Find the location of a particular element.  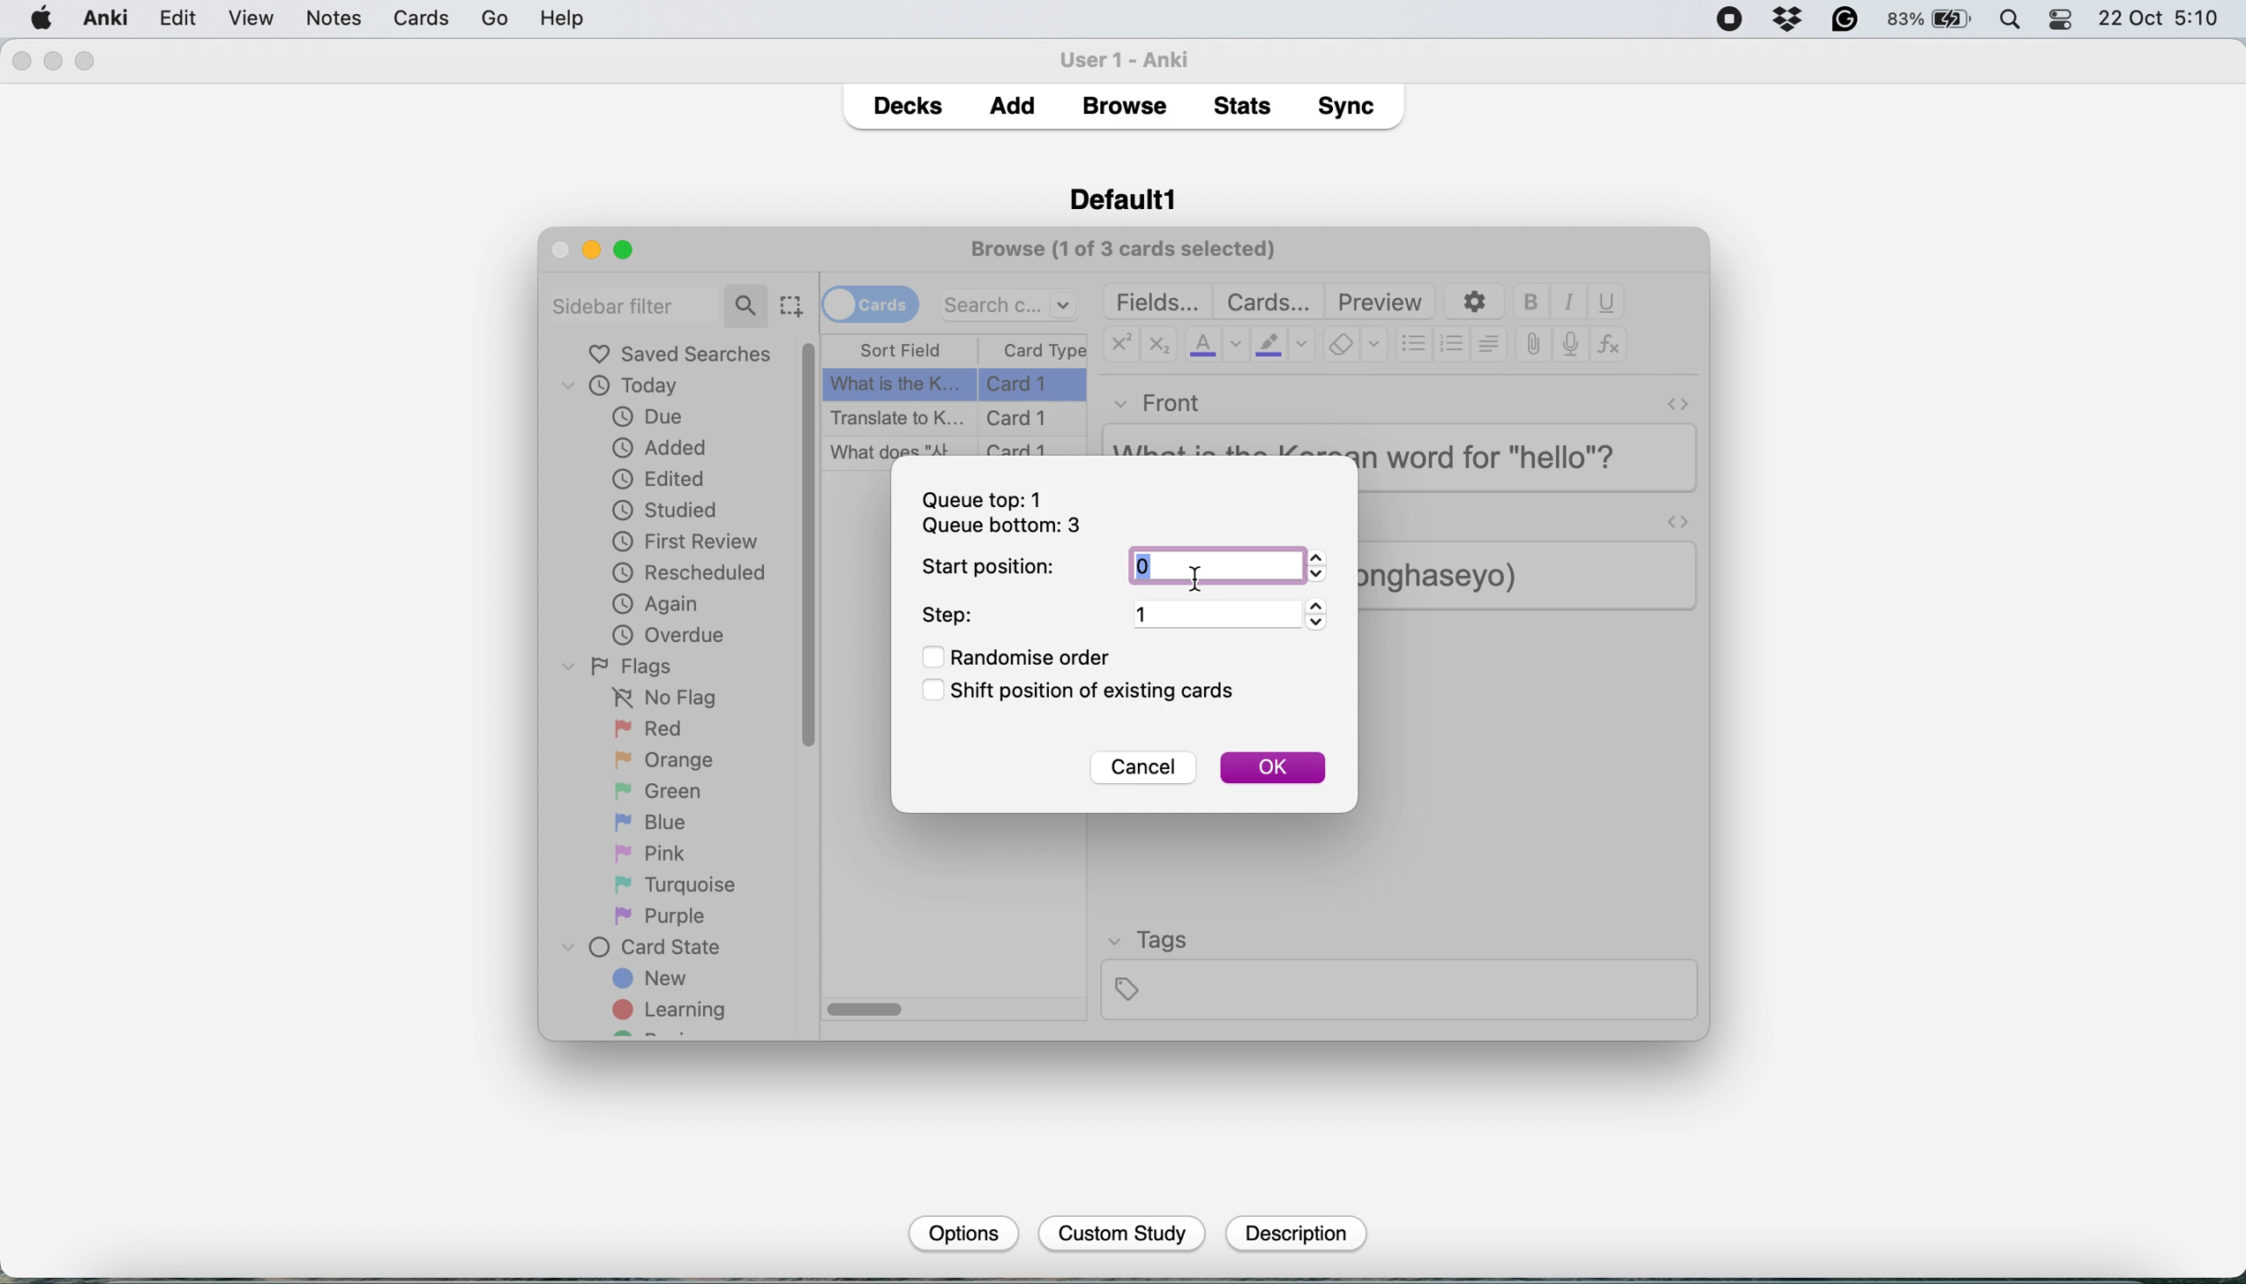

green is located at coordinates (671, 789).